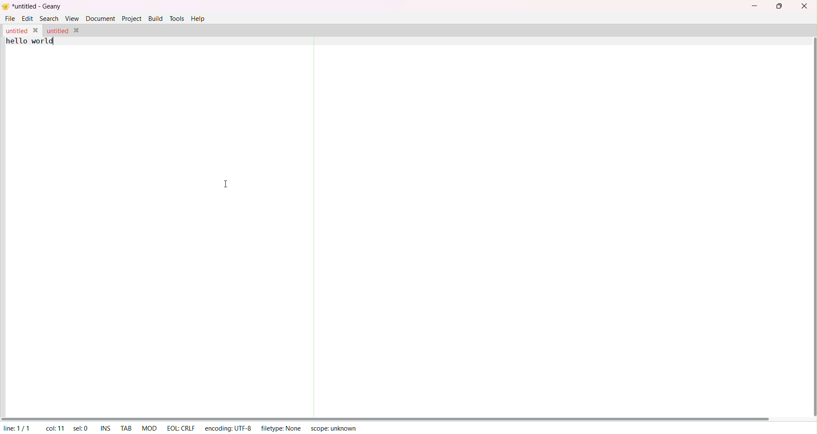 Image resolution: width=817 pixels, height=434 pixels. Describe the element at coordinates (148, 428) in the screenshot. I see `MOD` at that location.